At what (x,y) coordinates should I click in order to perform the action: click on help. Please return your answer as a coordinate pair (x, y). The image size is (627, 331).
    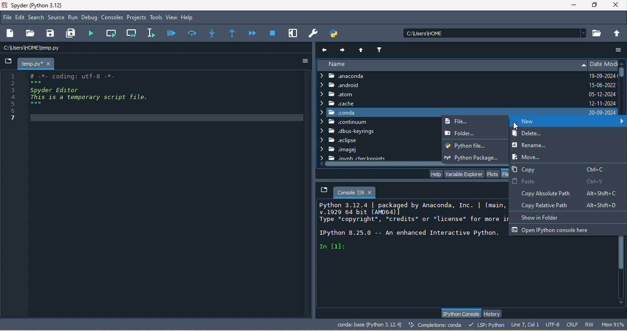
    Looking at the image, I should click on (435, 174).